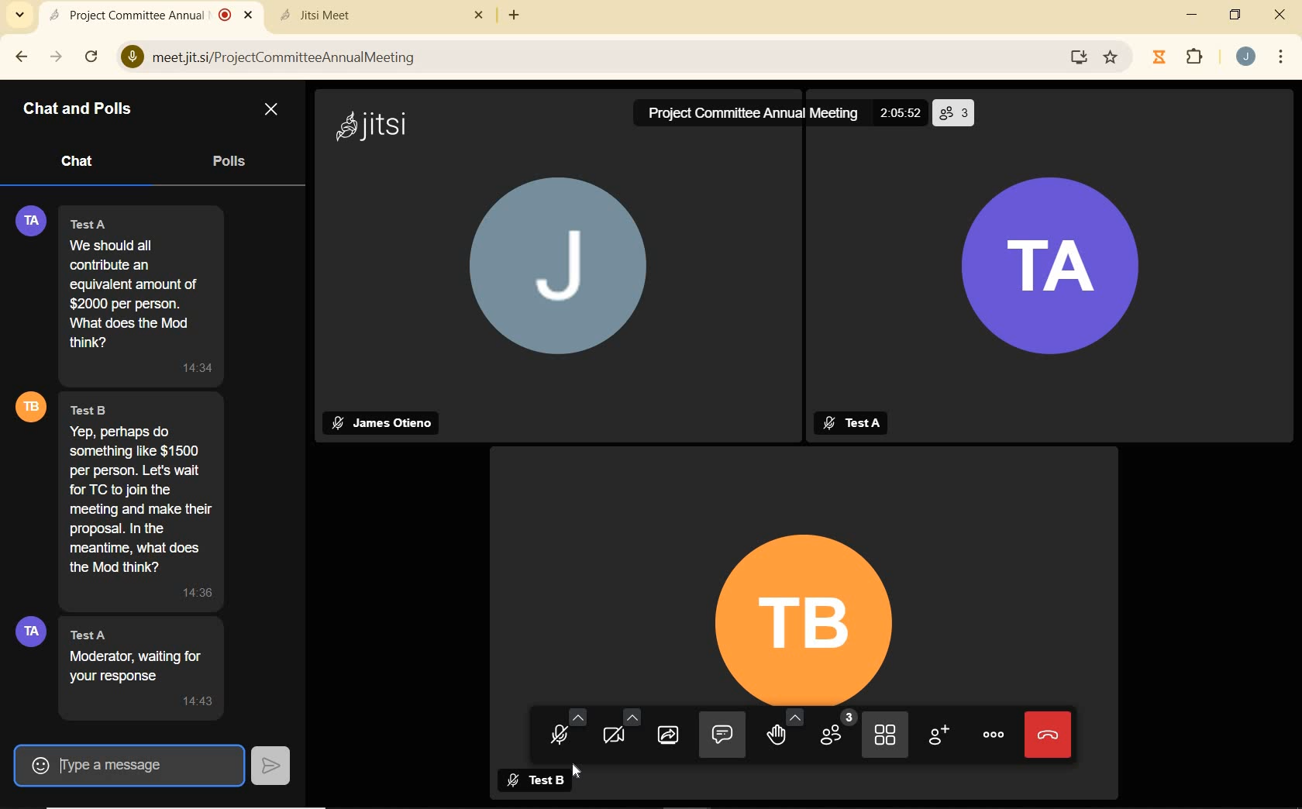  Describe the element at coordinates (1192, 17) in the screenshot. I see `minimize` at that location.